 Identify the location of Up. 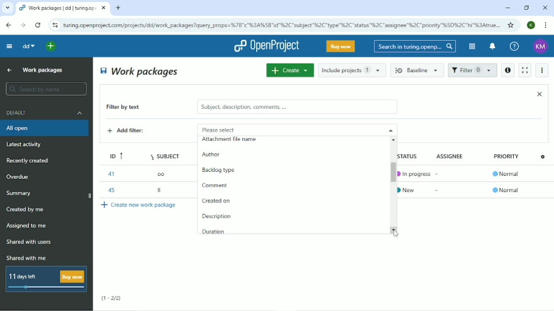
(8, 70).